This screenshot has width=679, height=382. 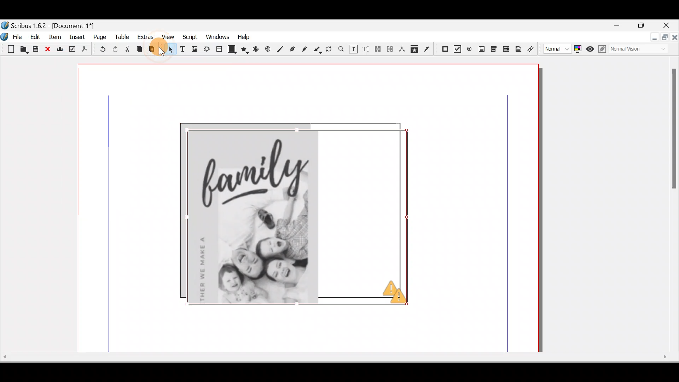 I want to click on Zoom in or out, so click(x=341, y=50).